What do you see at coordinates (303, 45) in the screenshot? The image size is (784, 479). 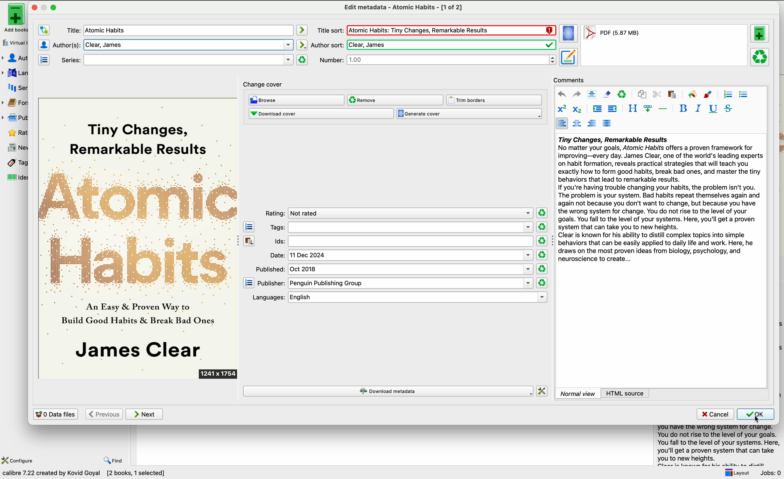 I see `automatically mode icon` at bounding box center [303, 45].